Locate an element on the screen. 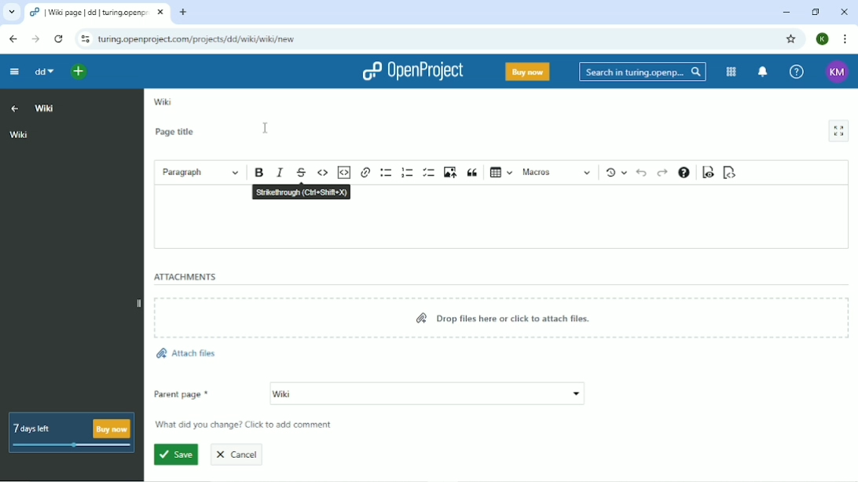  Strikethrough is located at coordinates (300, 192).